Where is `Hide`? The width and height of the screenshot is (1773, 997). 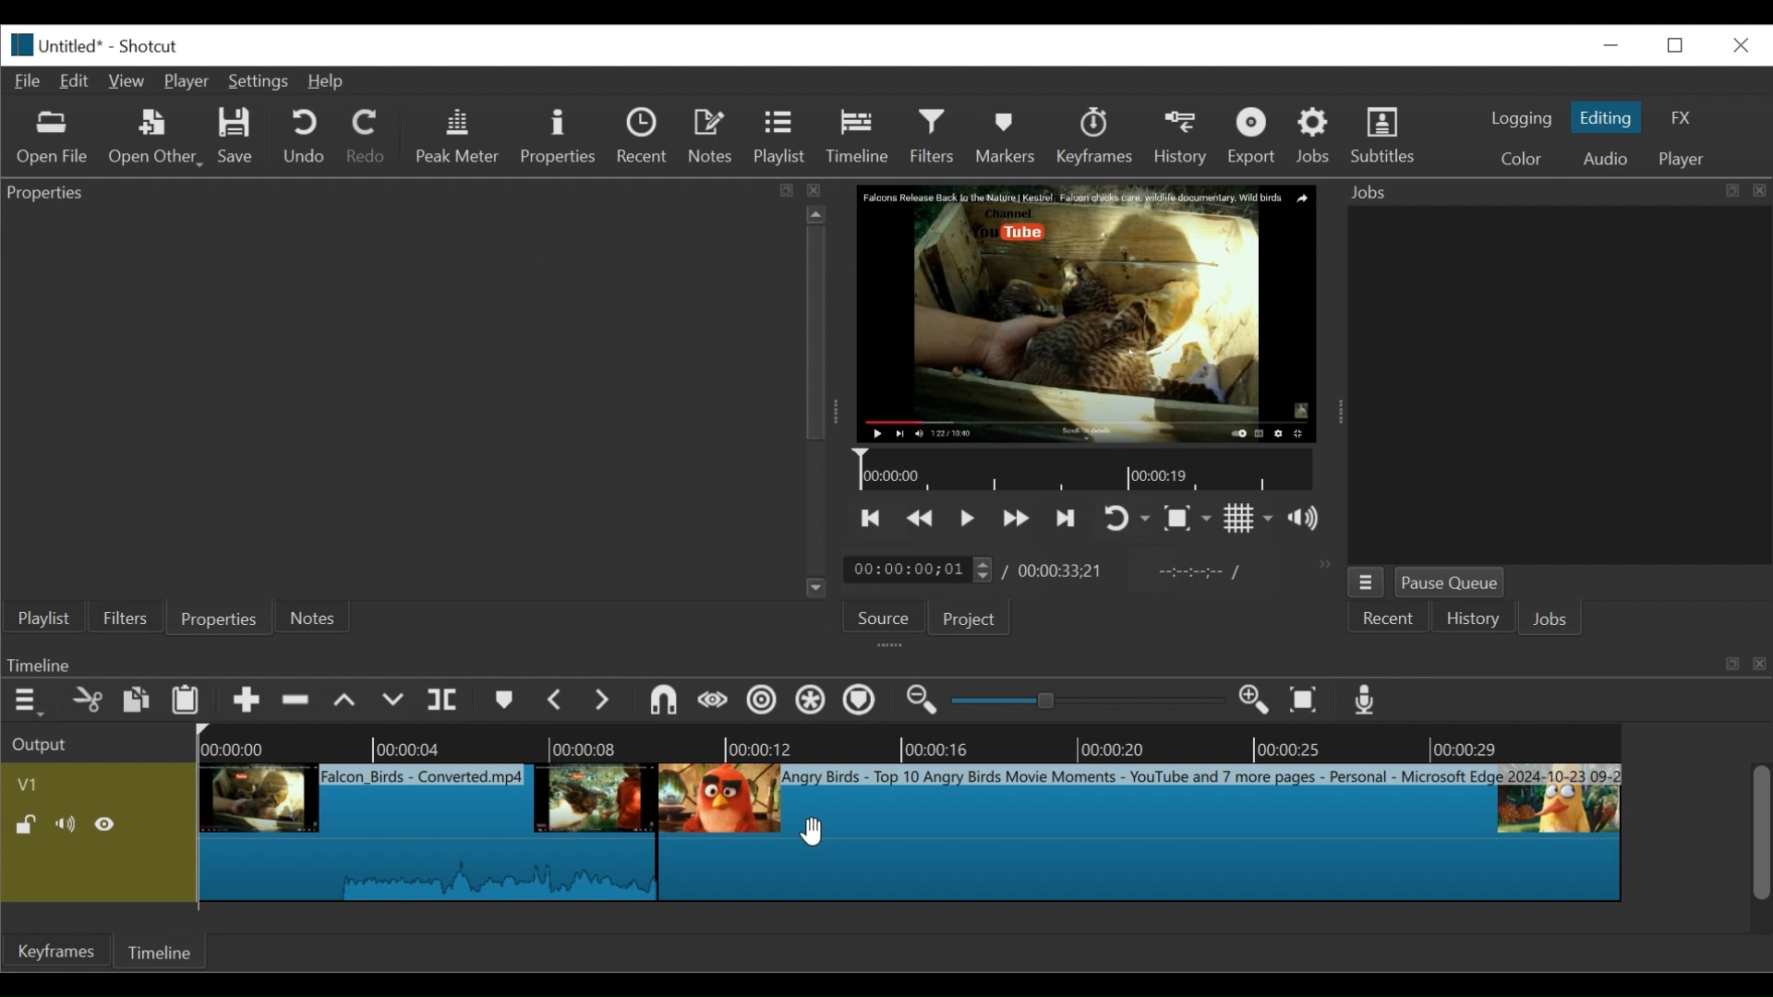
Hide is located at coordinates (108, 823).